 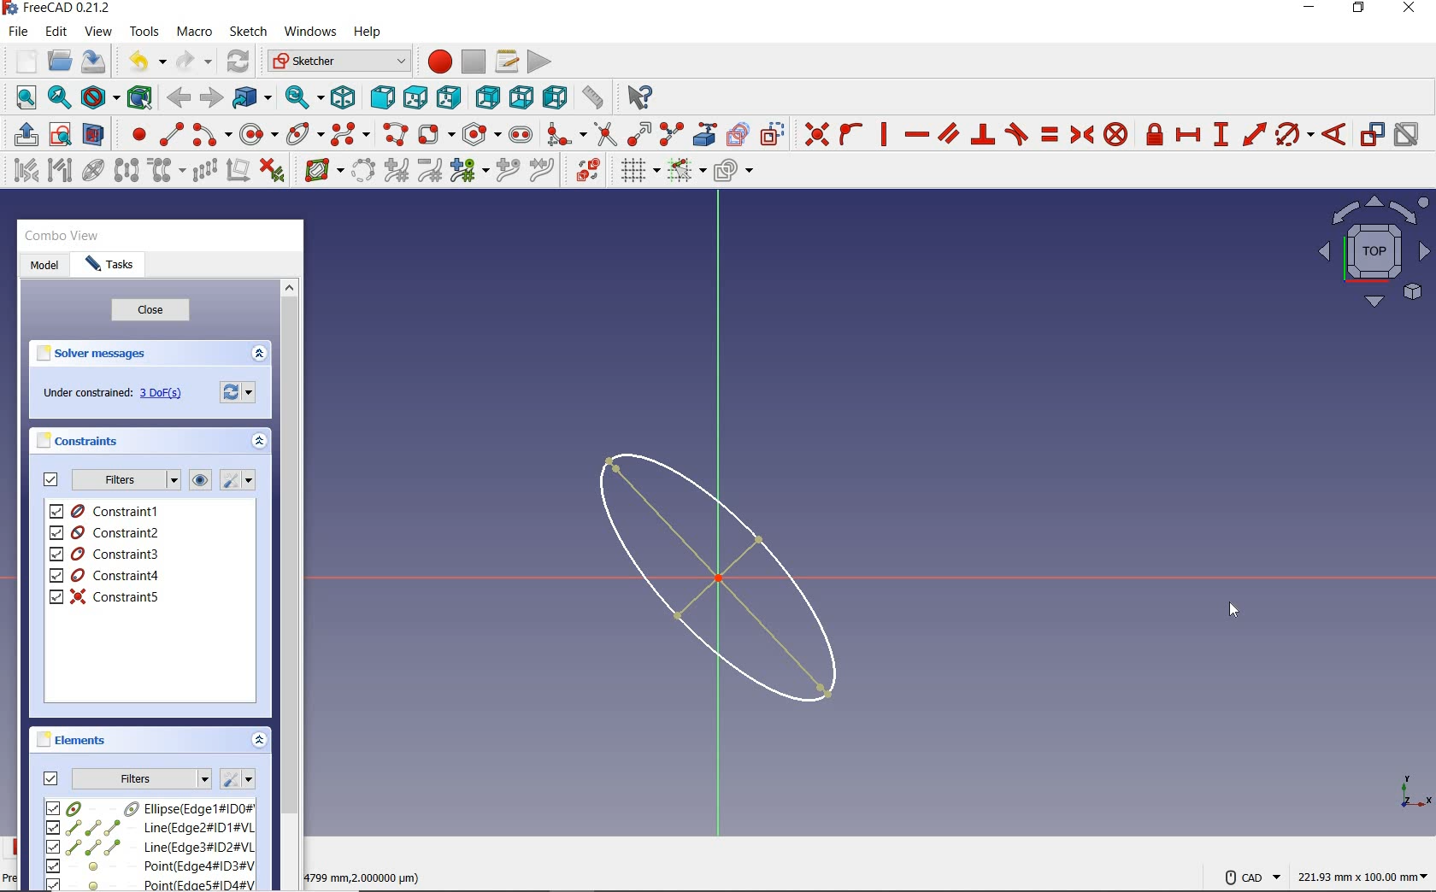 I want to click on trim edge, so click(x=604, y=133).